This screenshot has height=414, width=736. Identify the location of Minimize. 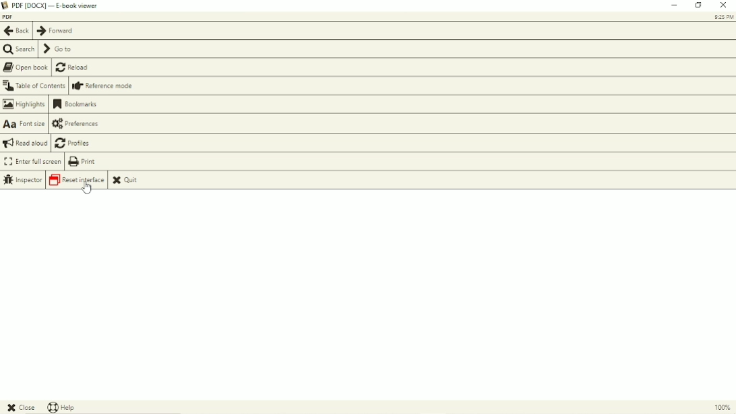
(673, 5).